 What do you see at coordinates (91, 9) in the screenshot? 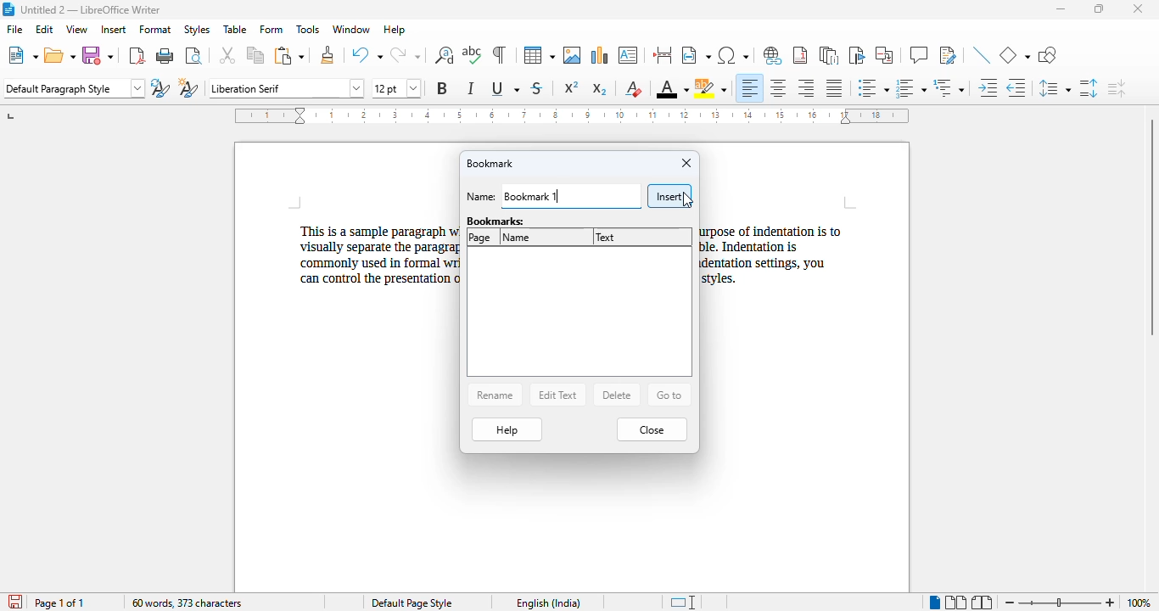
I see `title` at bounding box center [91, 9].